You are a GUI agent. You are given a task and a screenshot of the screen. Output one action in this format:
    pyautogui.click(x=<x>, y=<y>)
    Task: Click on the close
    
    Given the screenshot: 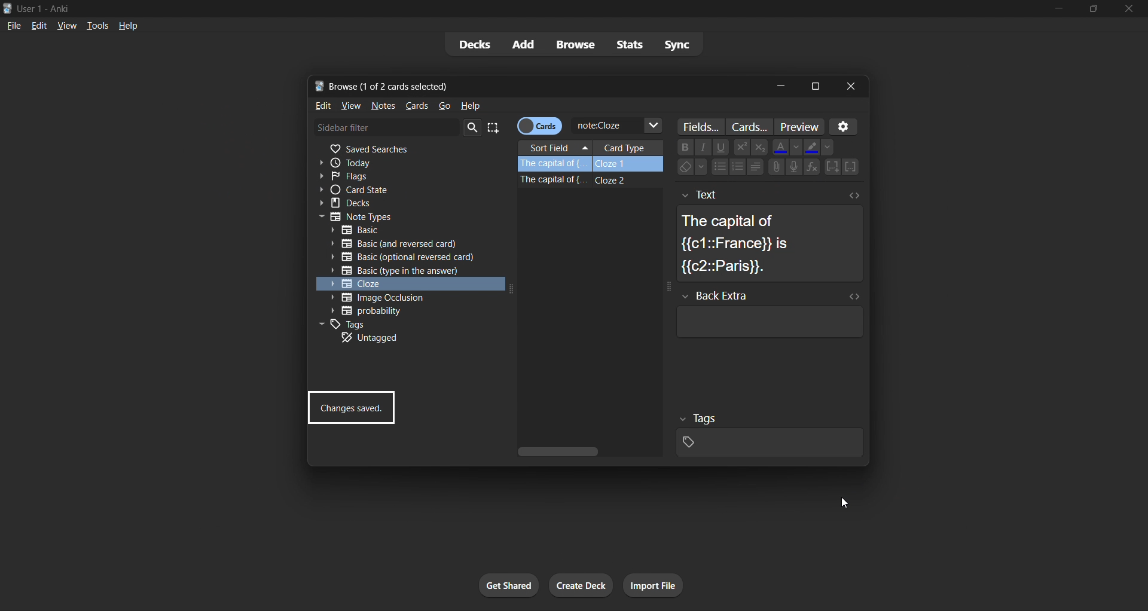 What is the action you would take?
    pyautogui.click(x=1128, y=8)
    